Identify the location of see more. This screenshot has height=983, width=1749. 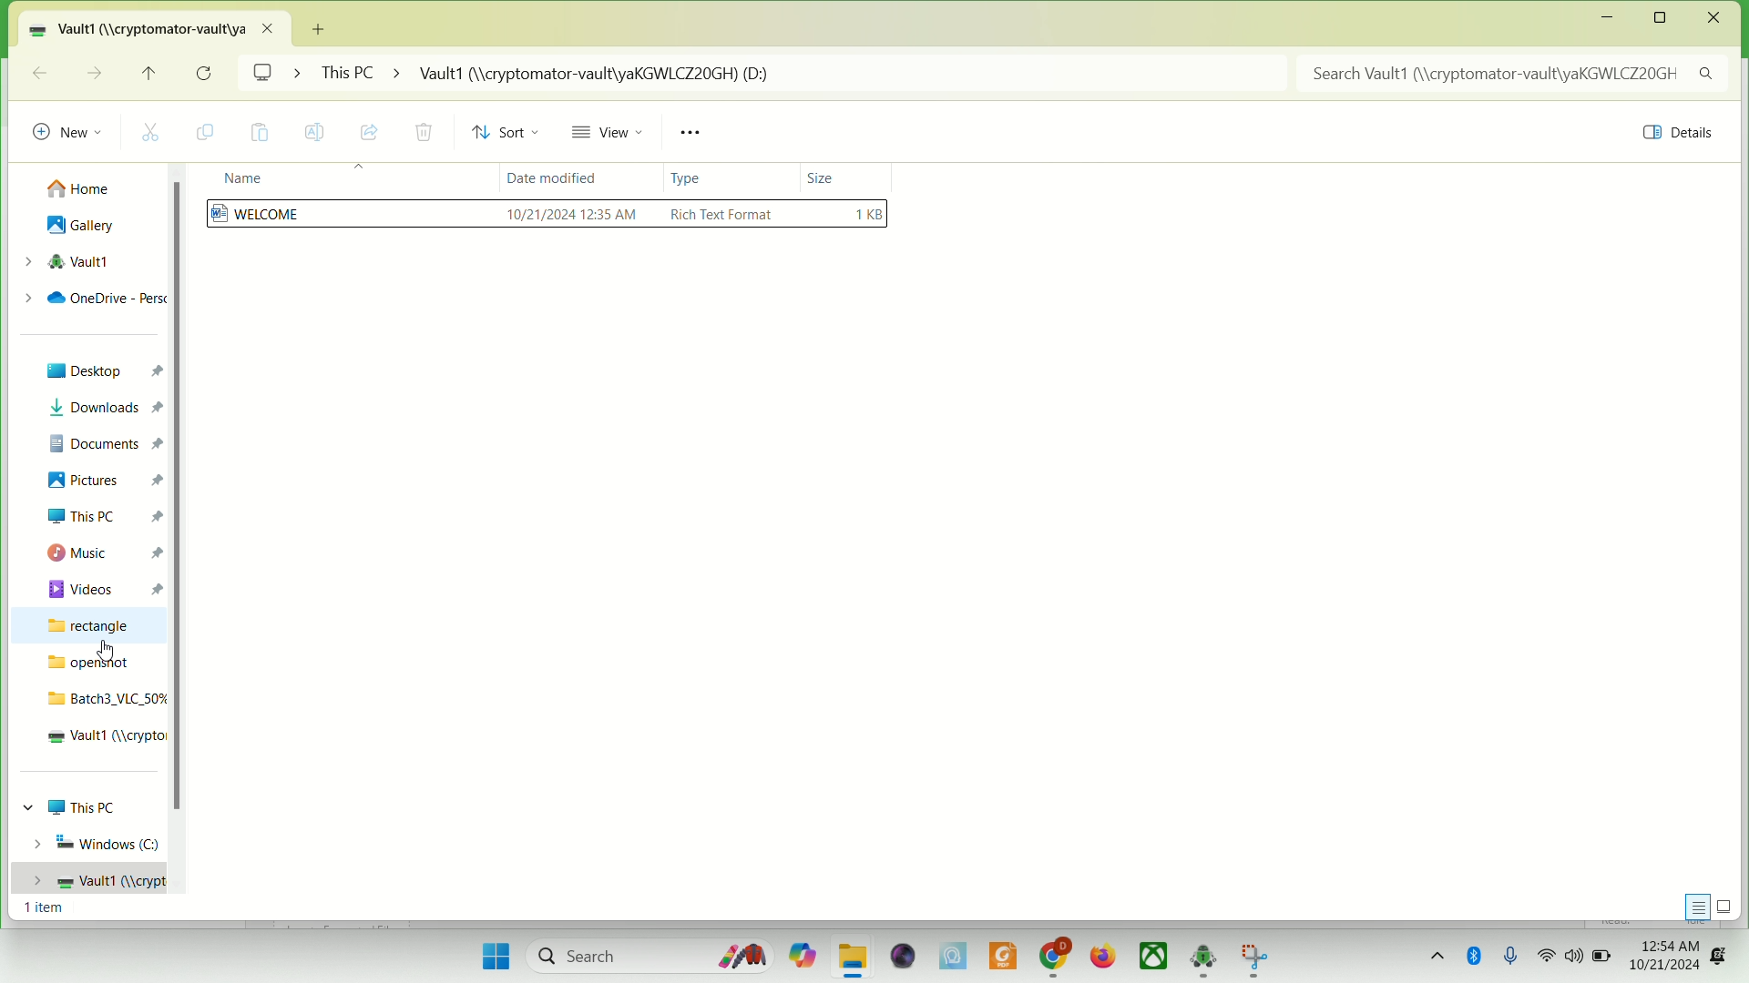
(696, 133).